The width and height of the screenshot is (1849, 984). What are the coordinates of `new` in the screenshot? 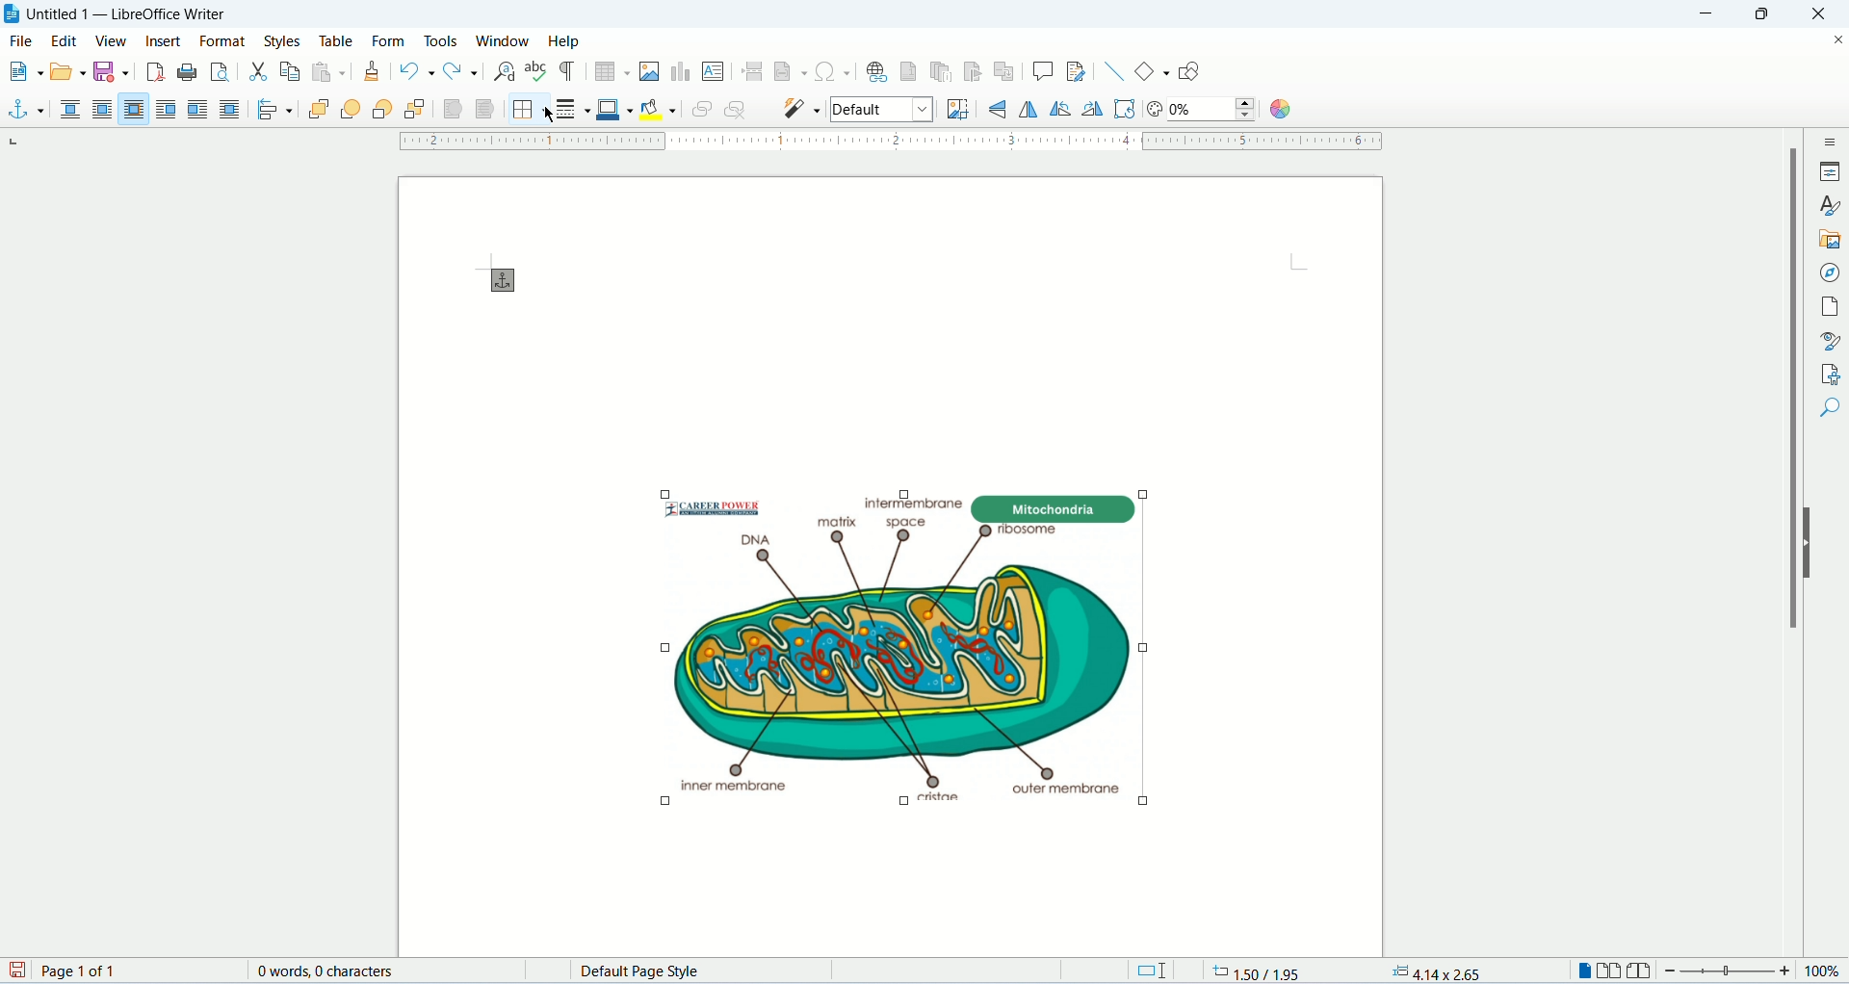 It's located at (23, 69).